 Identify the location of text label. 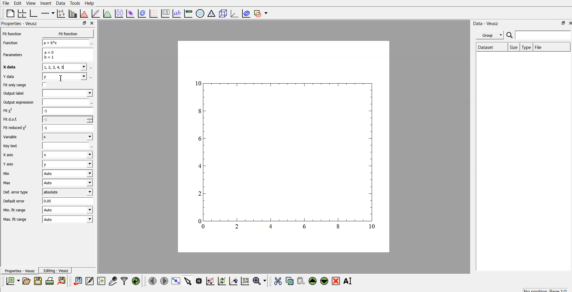
(176, 13).